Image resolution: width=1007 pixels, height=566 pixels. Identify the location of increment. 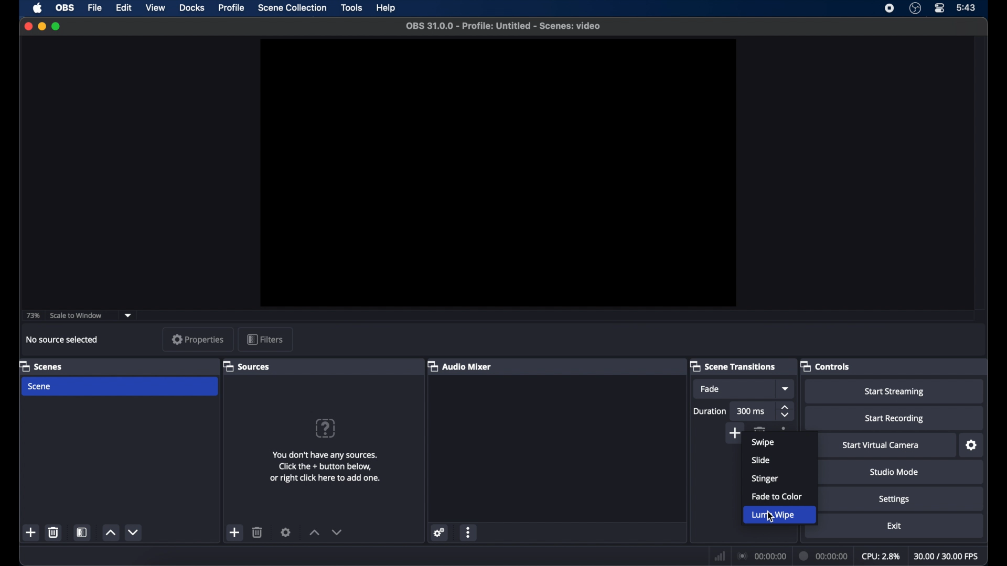
(315, 532).